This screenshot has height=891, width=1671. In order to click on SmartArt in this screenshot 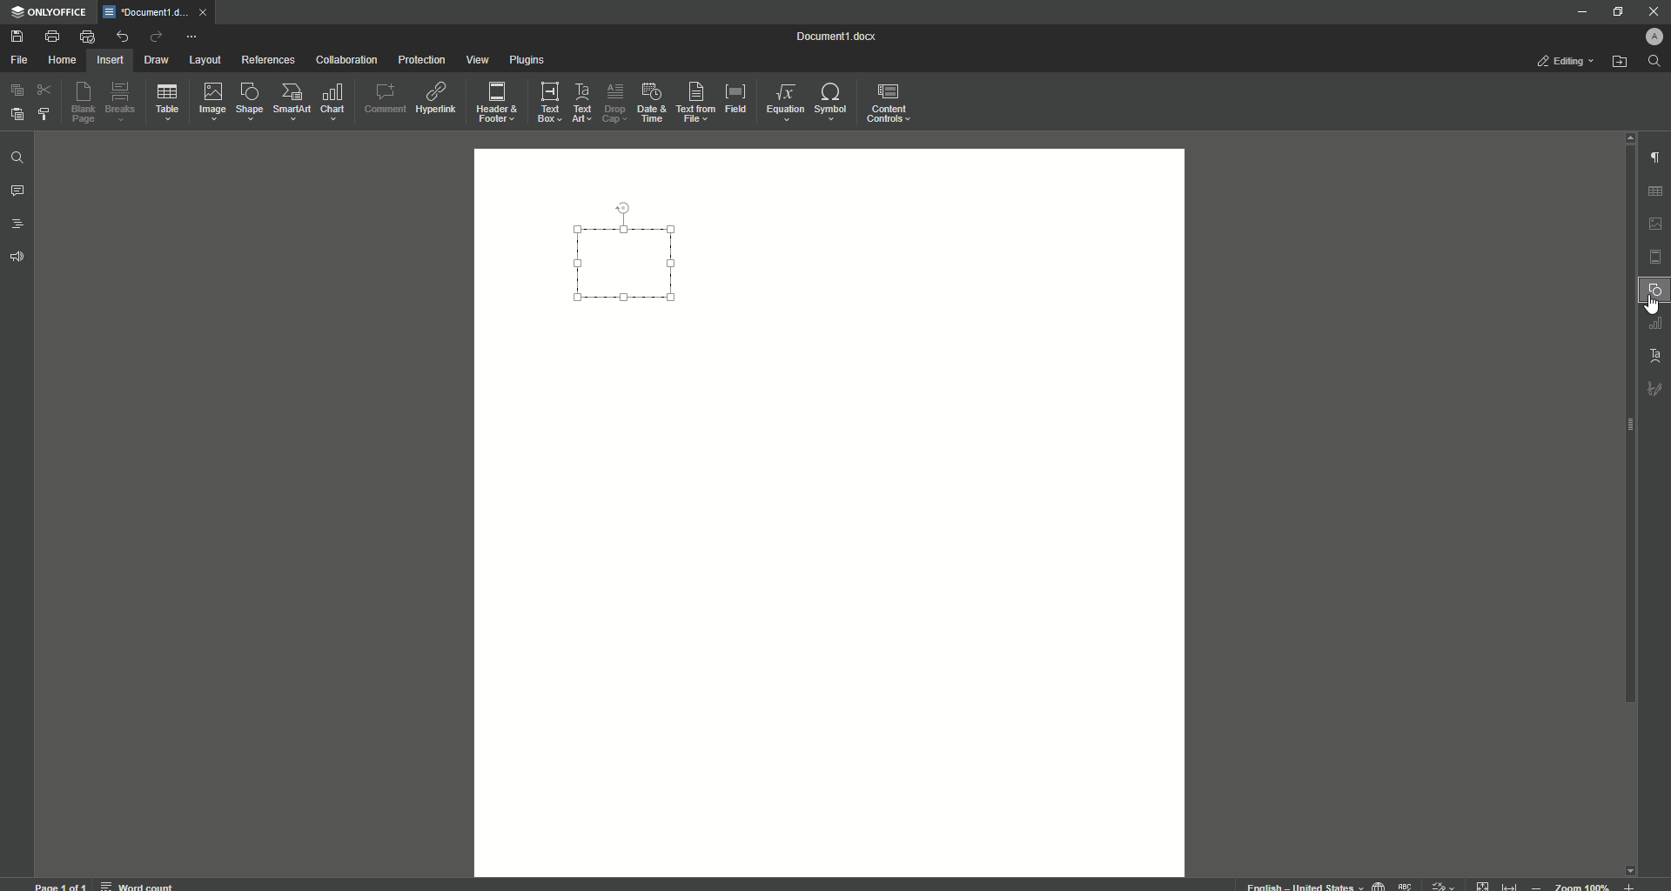, I will do `click(292, 102)`.